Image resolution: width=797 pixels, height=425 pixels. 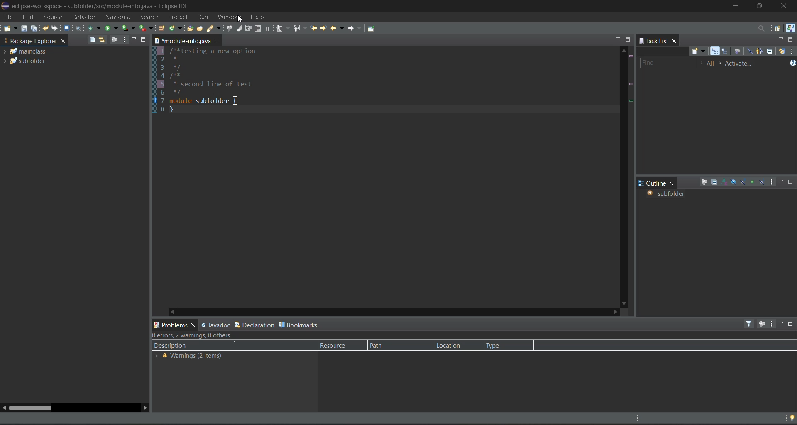 I want to click on new java package, so click(x=162, y=28).